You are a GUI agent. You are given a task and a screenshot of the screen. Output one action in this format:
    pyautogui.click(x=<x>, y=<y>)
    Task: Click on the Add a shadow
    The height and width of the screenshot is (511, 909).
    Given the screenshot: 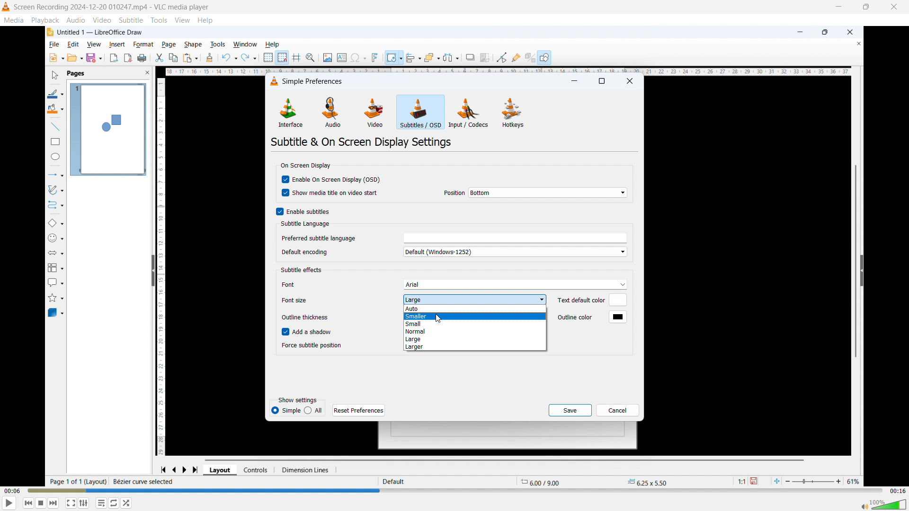 What is the action you would take?
    pyautogui.click(x=307, y=332)
    